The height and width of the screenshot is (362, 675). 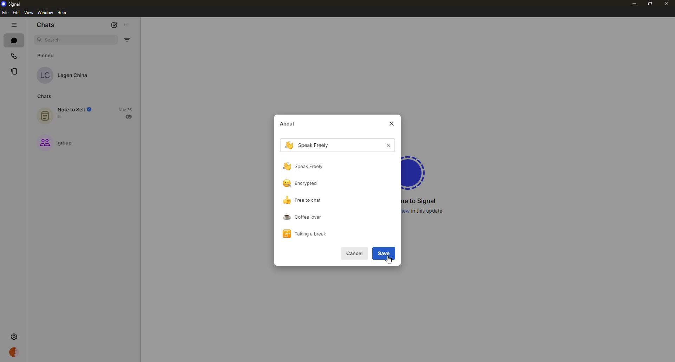 What do you see at coordinates (125, 109) in the screenshot?
I see `date` at bounding box center [125, 109].